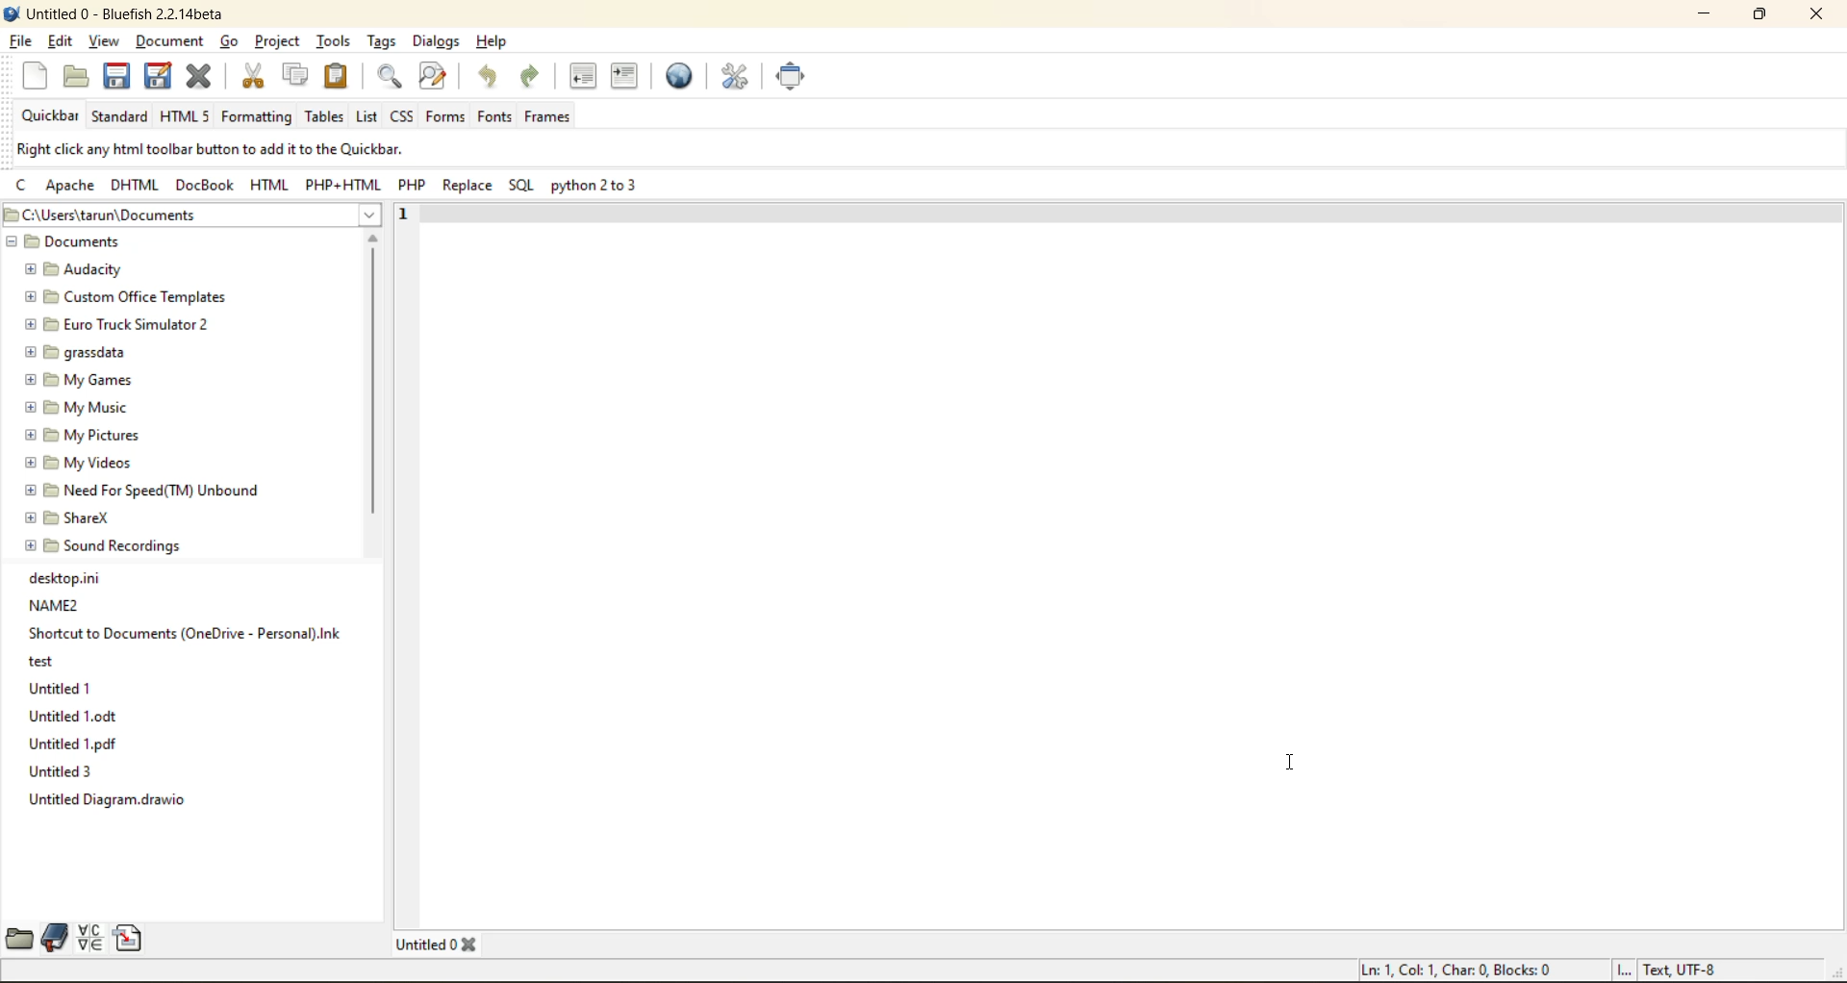  I want to click on tabs, so click(442, 943).